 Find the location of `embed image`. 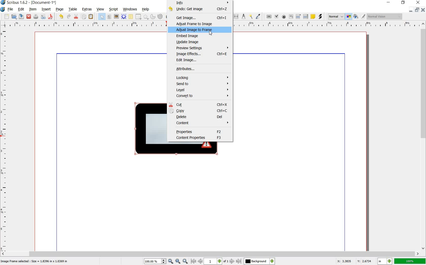

embed image is located at coordinates (190, 36).